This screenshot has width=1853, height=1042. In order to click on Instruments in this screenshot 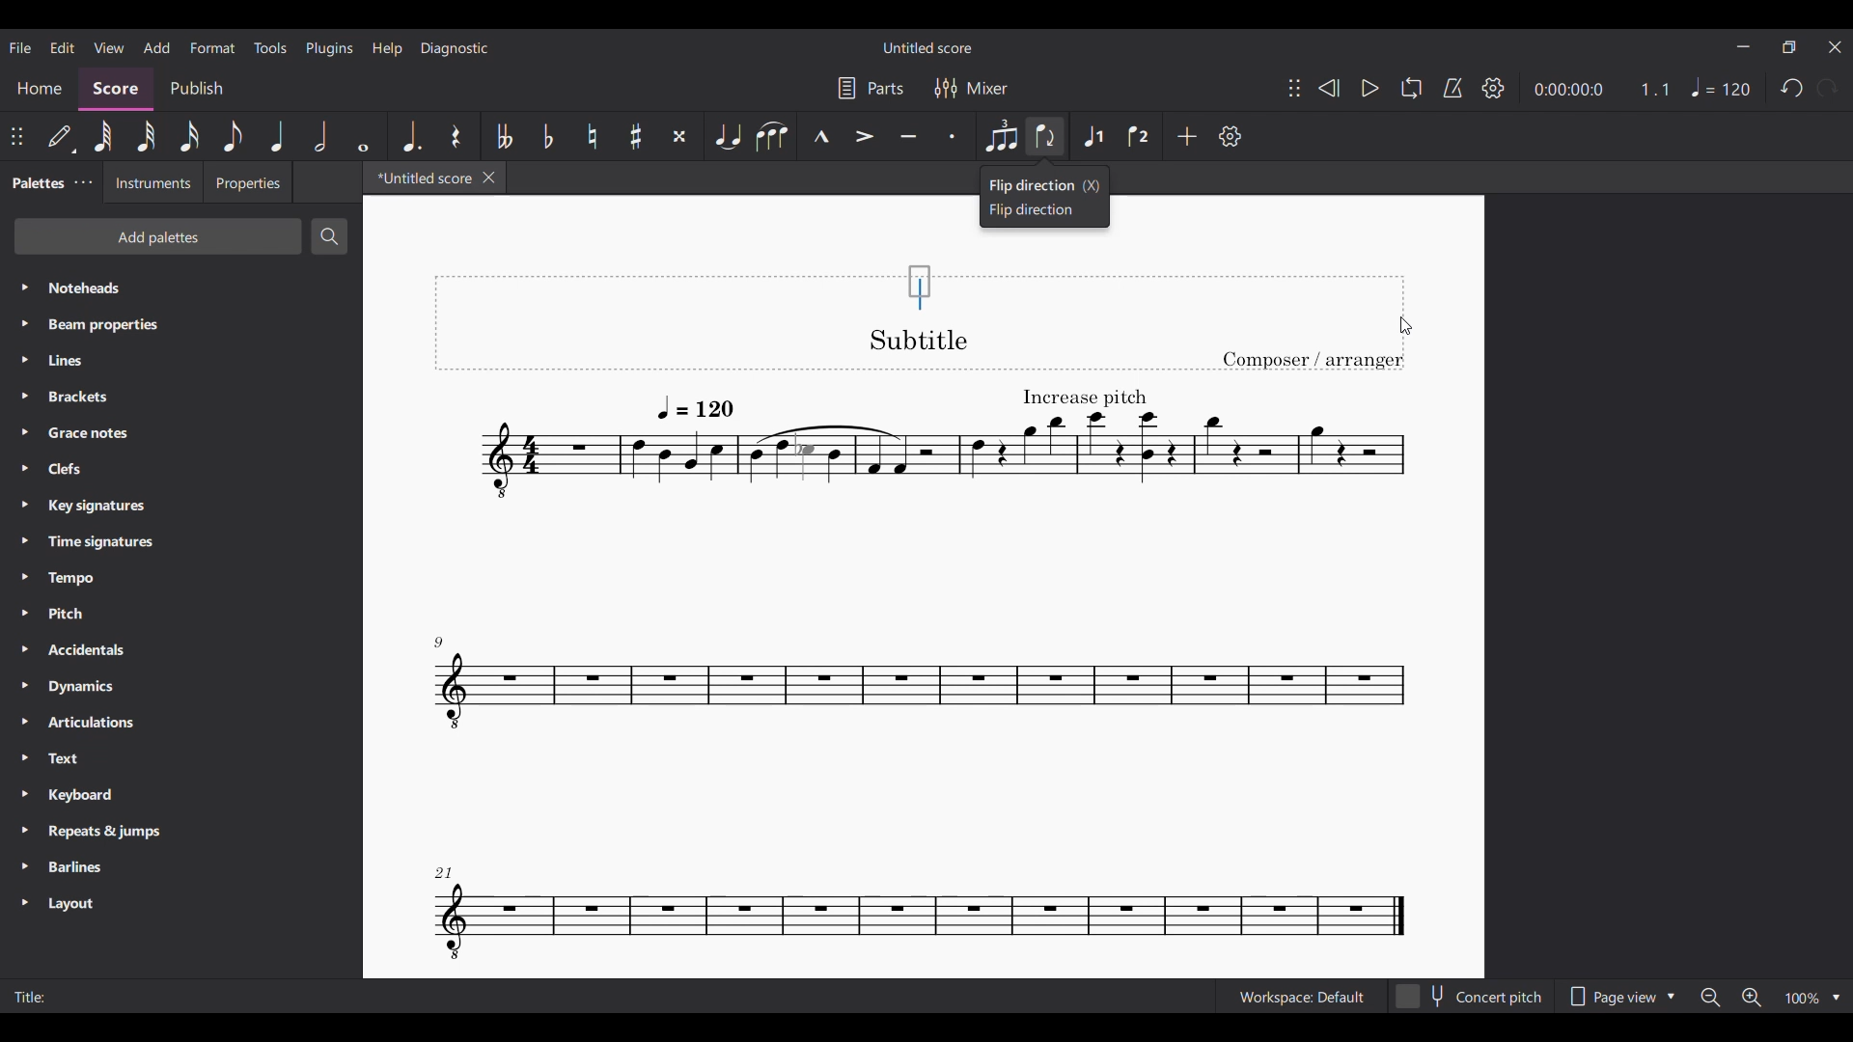, I will do `click(152, 182)`.